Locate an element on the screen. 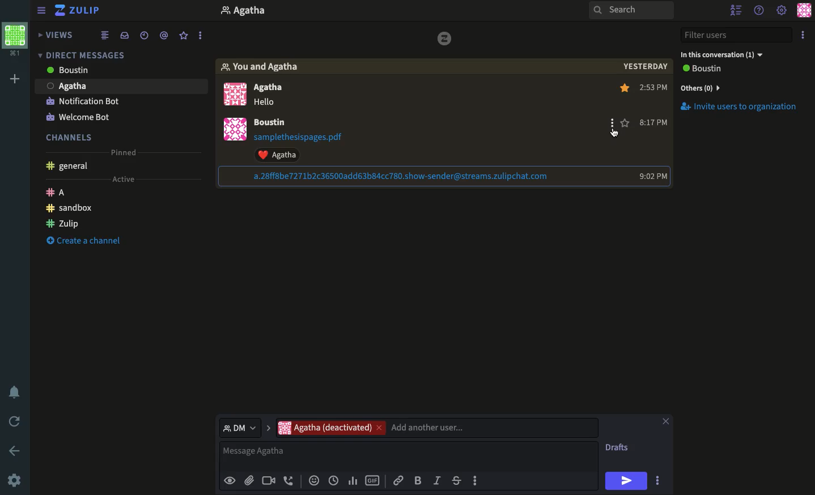  Users is located at coordinates (269, 88).